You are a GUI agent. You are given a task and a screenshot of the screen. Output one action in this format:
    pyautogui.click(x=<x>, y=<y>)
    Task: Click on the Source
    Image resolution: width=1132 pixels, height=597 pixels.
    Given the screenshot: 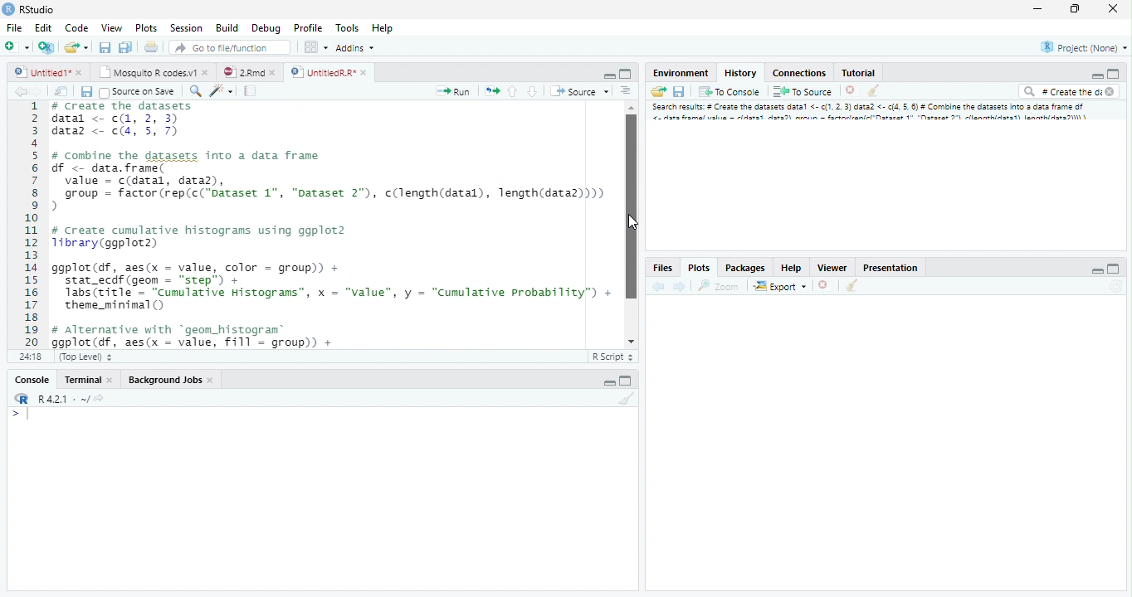 What is the action you would take?
    pyautogui.click(x=579, y=93)
    